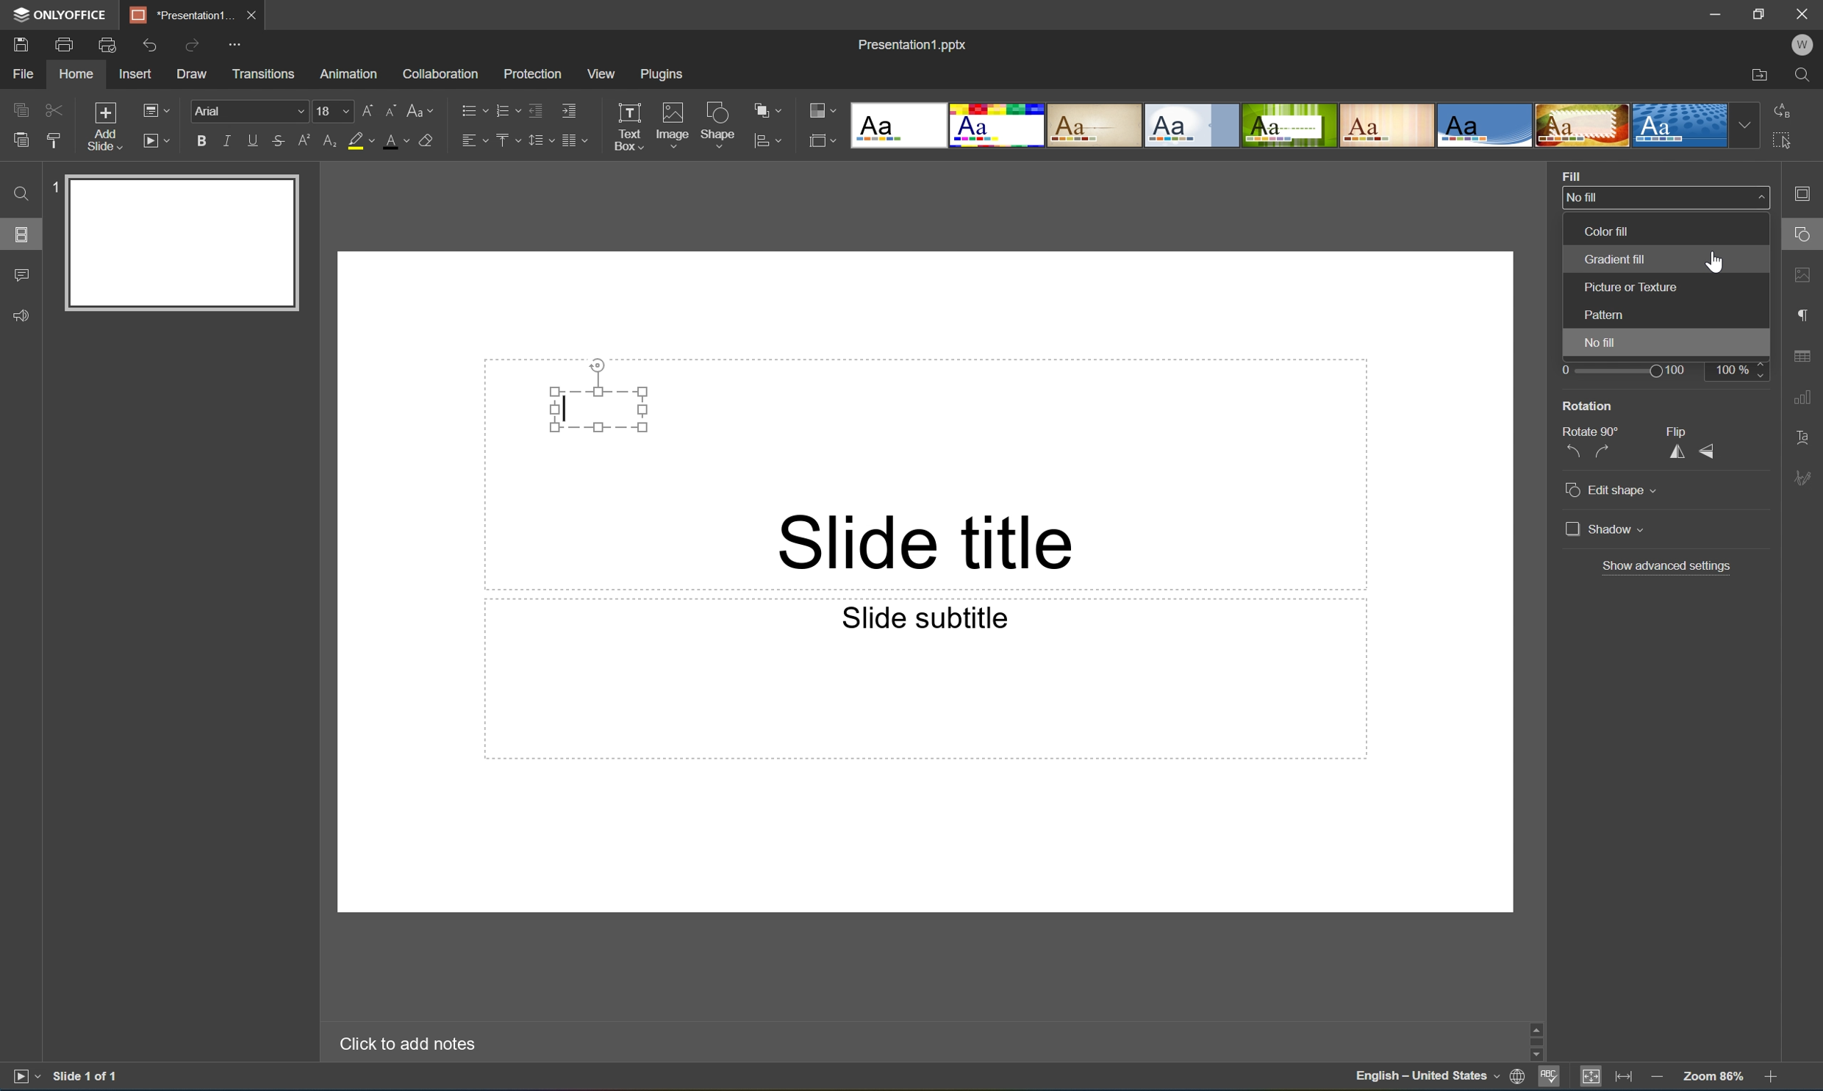 The width and height of the screenshot is (1823, 1091). Describe the element at coordinates (1610, 487) in the screenshot. I see `Edit shape` at that location.